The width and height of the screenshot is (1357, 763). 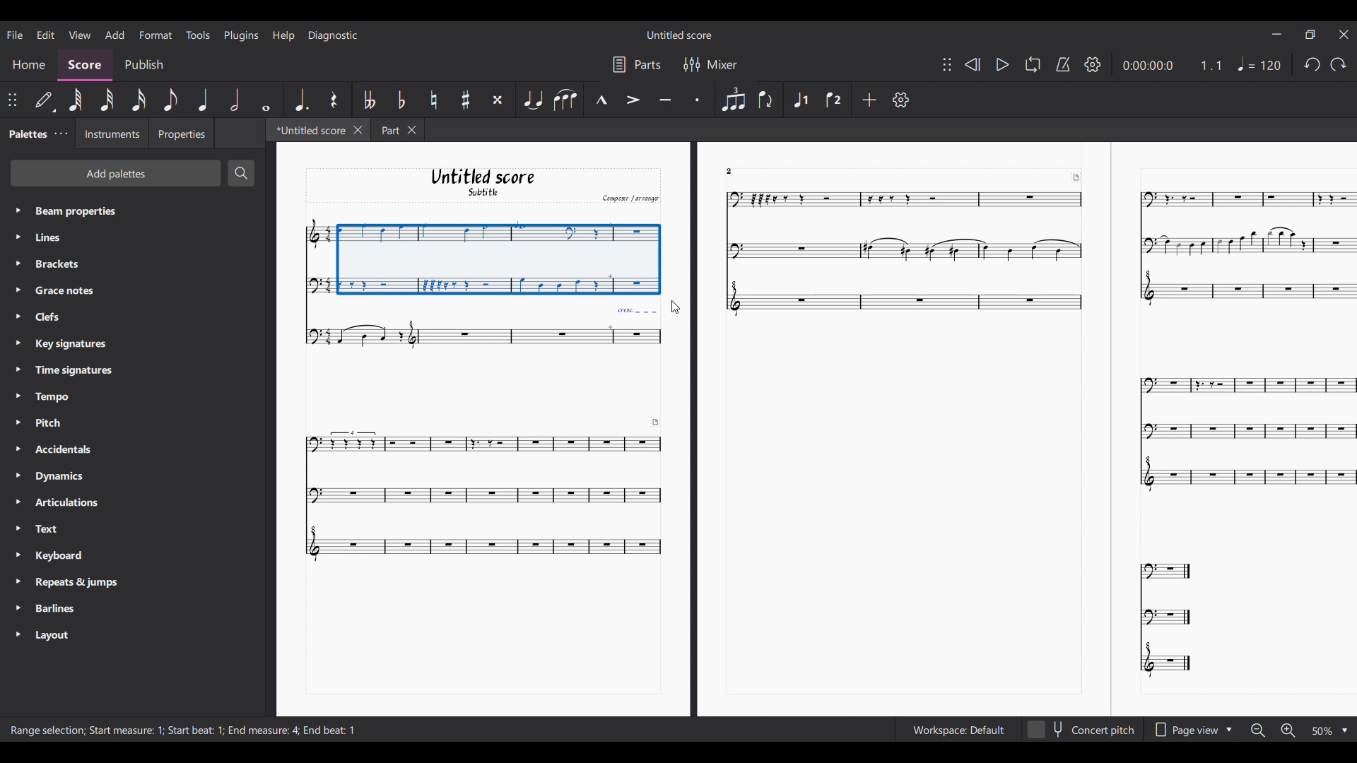 I want to click on Time Signatures, so click(x=74, y=369).